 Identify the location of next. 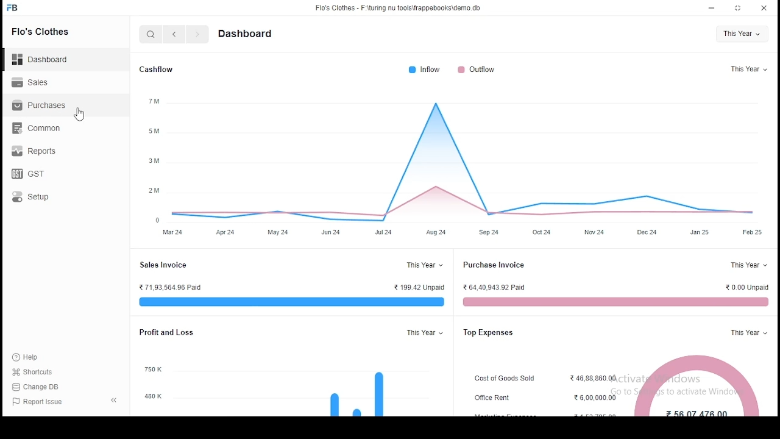
(197, 35).